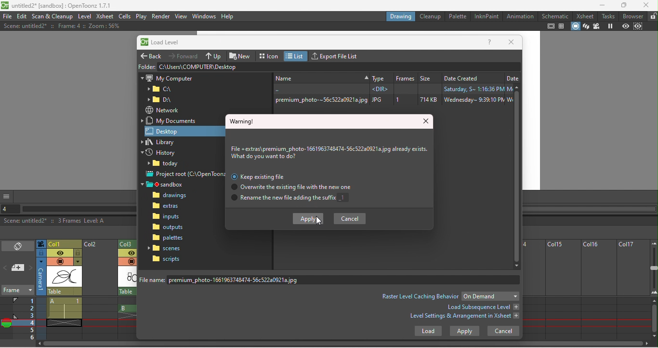 The height and width of the screenshot is (348, 658). What do you see at coordinates (228, 16) in the screenshot?
I see `Help` at bounding box center [228, 16].